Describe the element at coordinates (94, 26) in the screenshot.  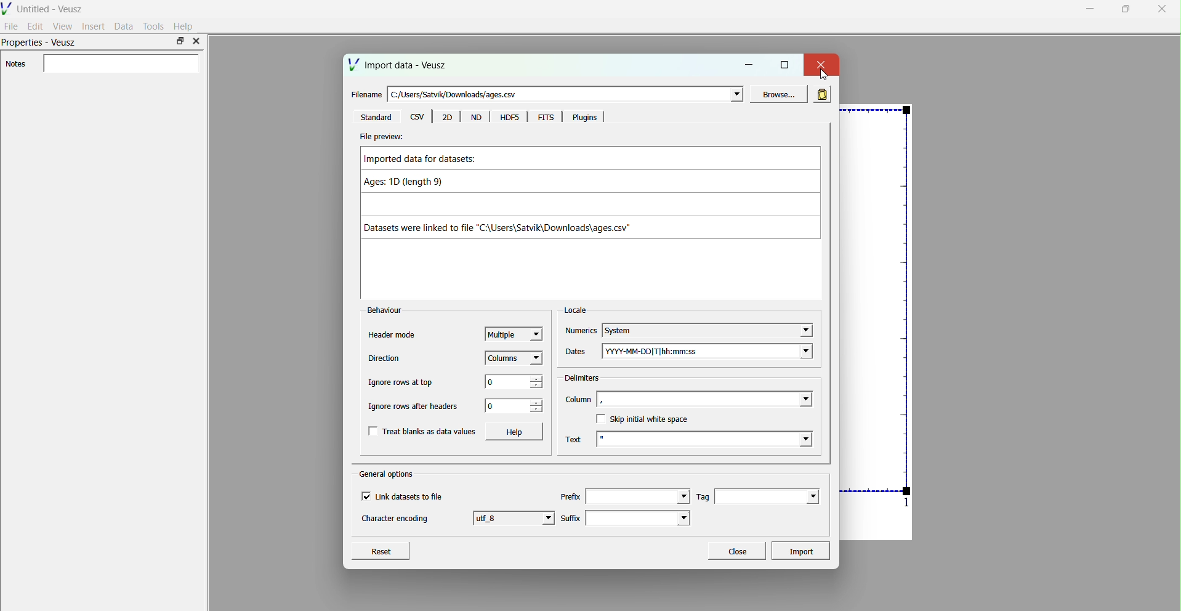
I see `Insert` at that location.